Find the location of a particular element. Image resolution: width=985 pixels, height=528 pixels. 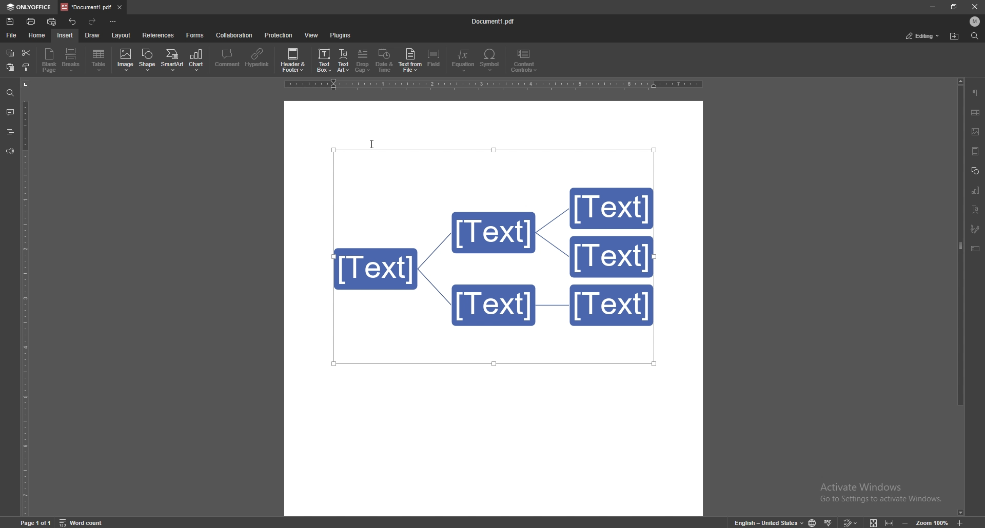

page is located at coordinates (37, 522).